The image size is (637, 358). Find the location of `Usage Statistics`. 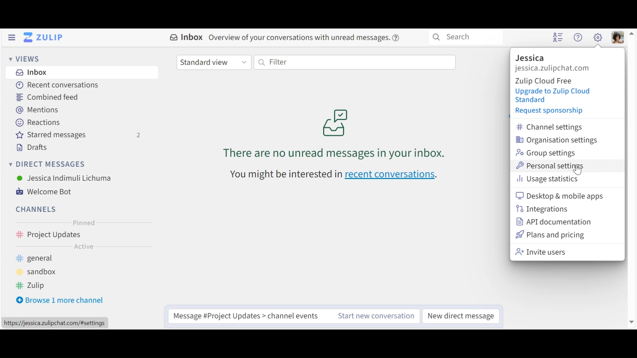

Usage Statistics is located at coordinates (551, 179).